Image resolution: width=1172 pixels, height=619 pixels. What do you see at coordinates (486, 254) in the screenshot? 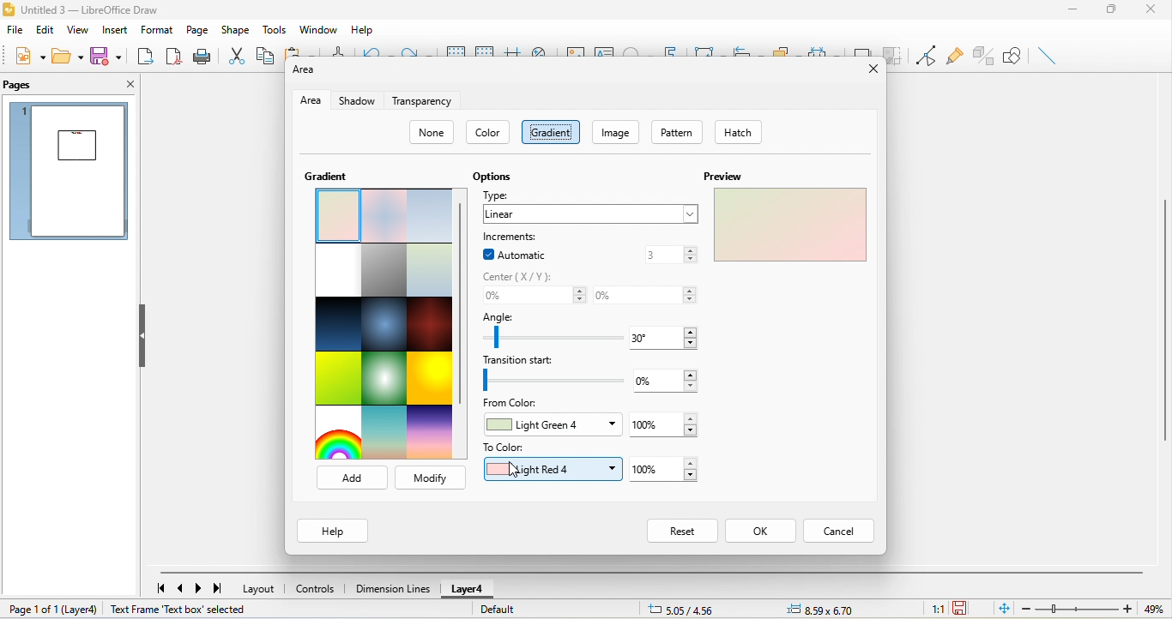
I see `enable checkbox` at bounding box center [486, 254].